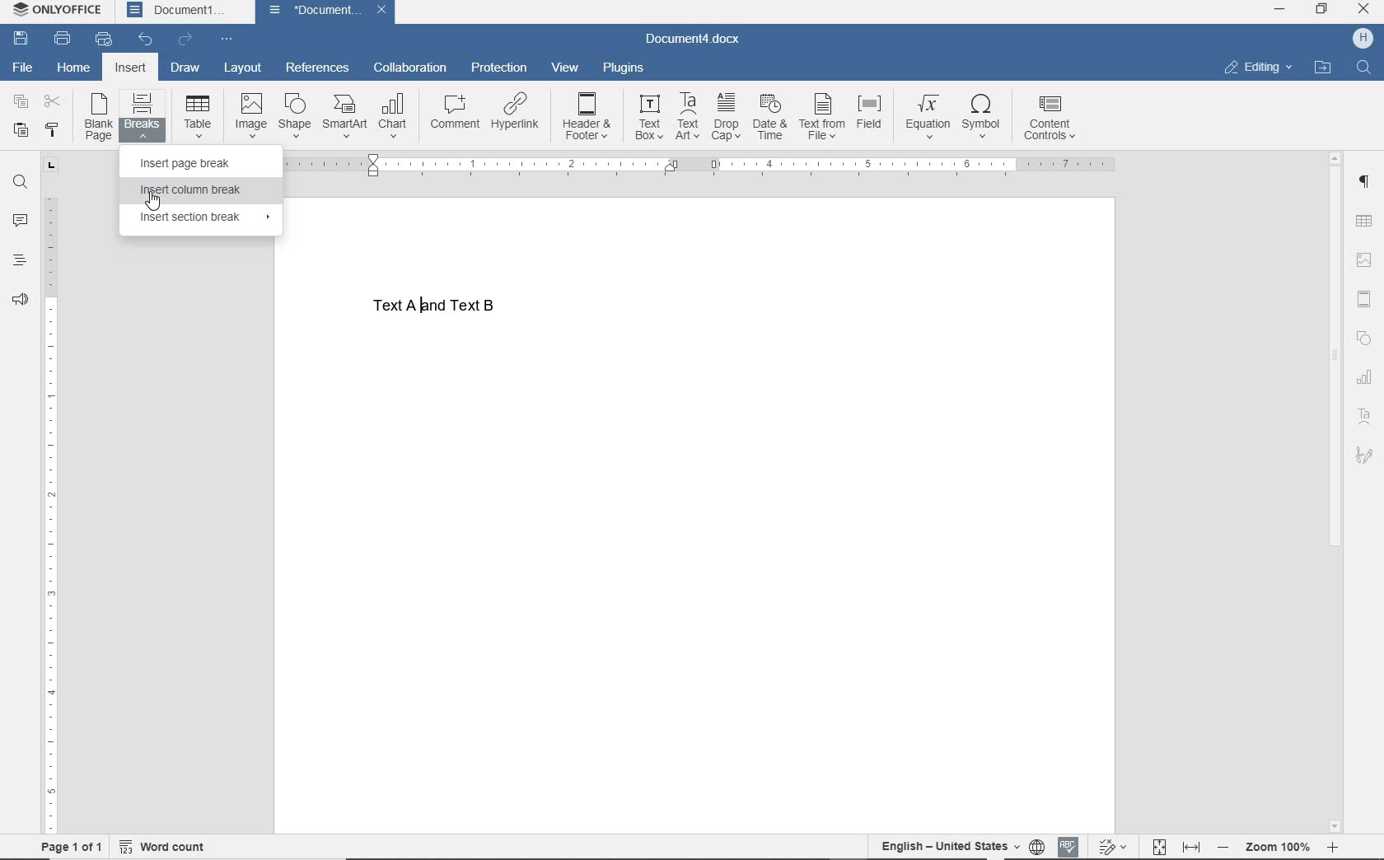 Image resolution: width=1384 pixels, height=860 pixels. Describe the element at coordinates (871, 122) in the screenshot. I see `FIELD` at that location.